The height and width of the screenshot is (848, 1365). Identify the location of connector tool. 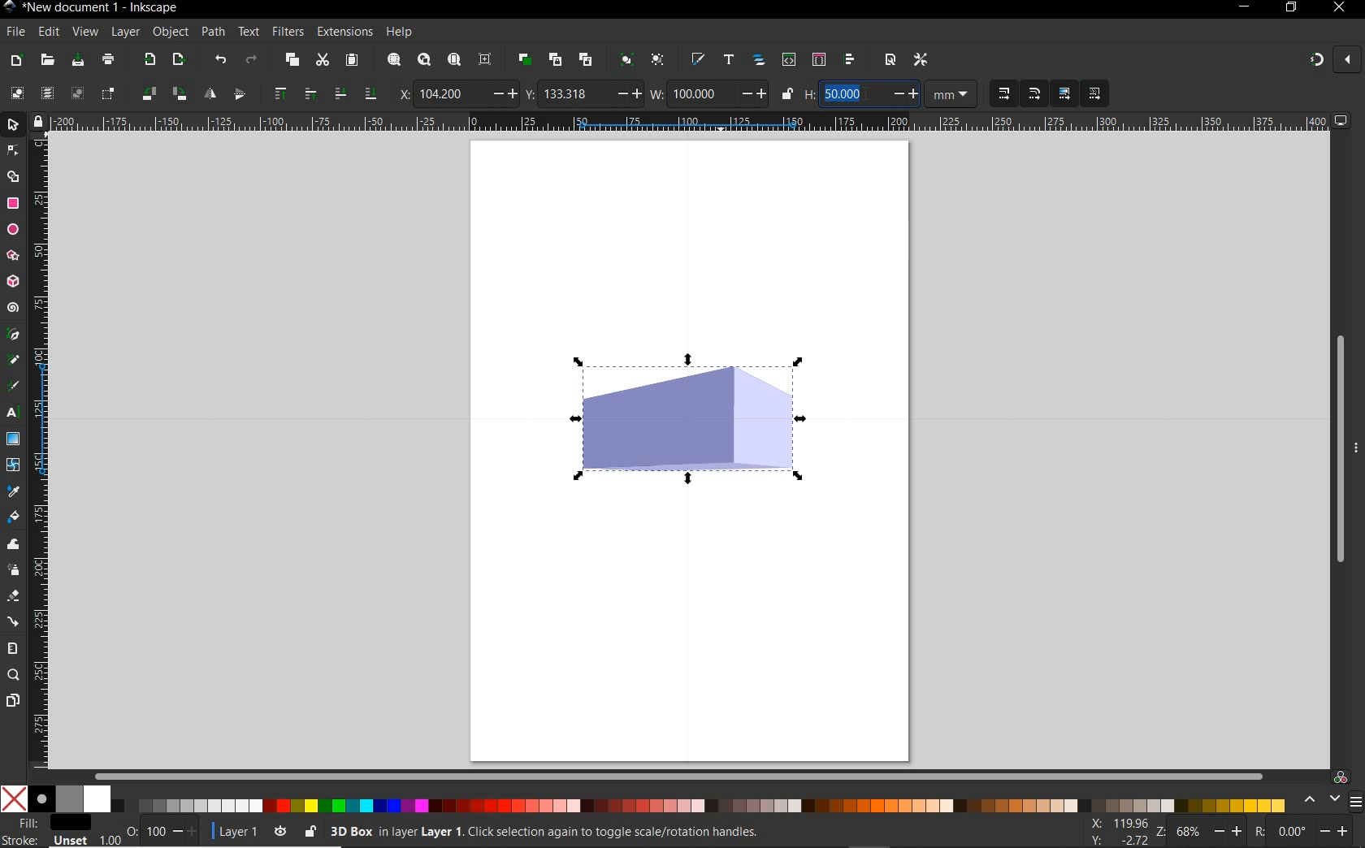
(15, 622).